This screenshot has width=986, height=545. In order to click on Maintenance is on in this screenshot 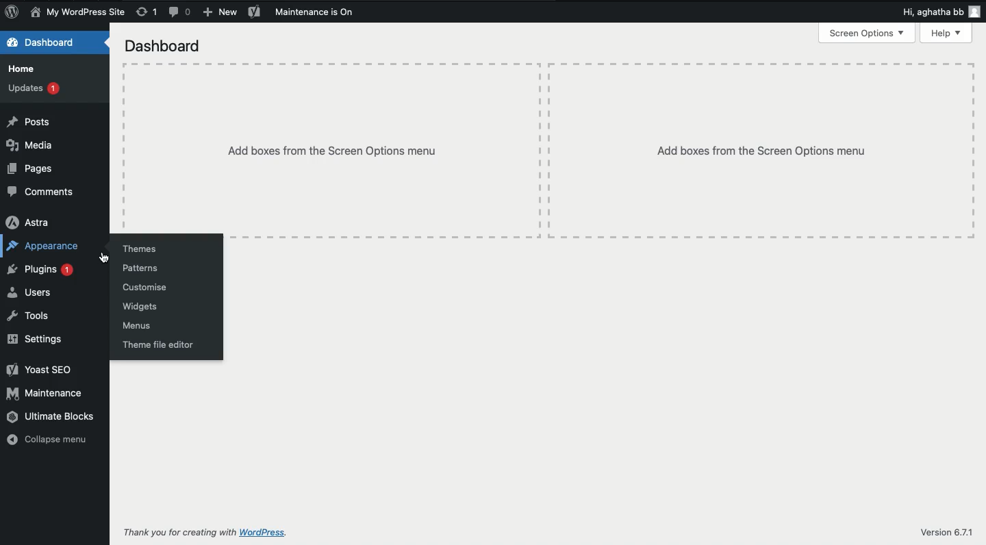, I will do `click(316, 11)`.